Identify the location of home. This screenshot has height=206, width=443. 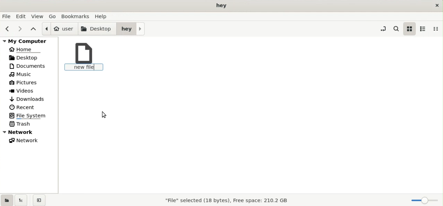
(26, 49).